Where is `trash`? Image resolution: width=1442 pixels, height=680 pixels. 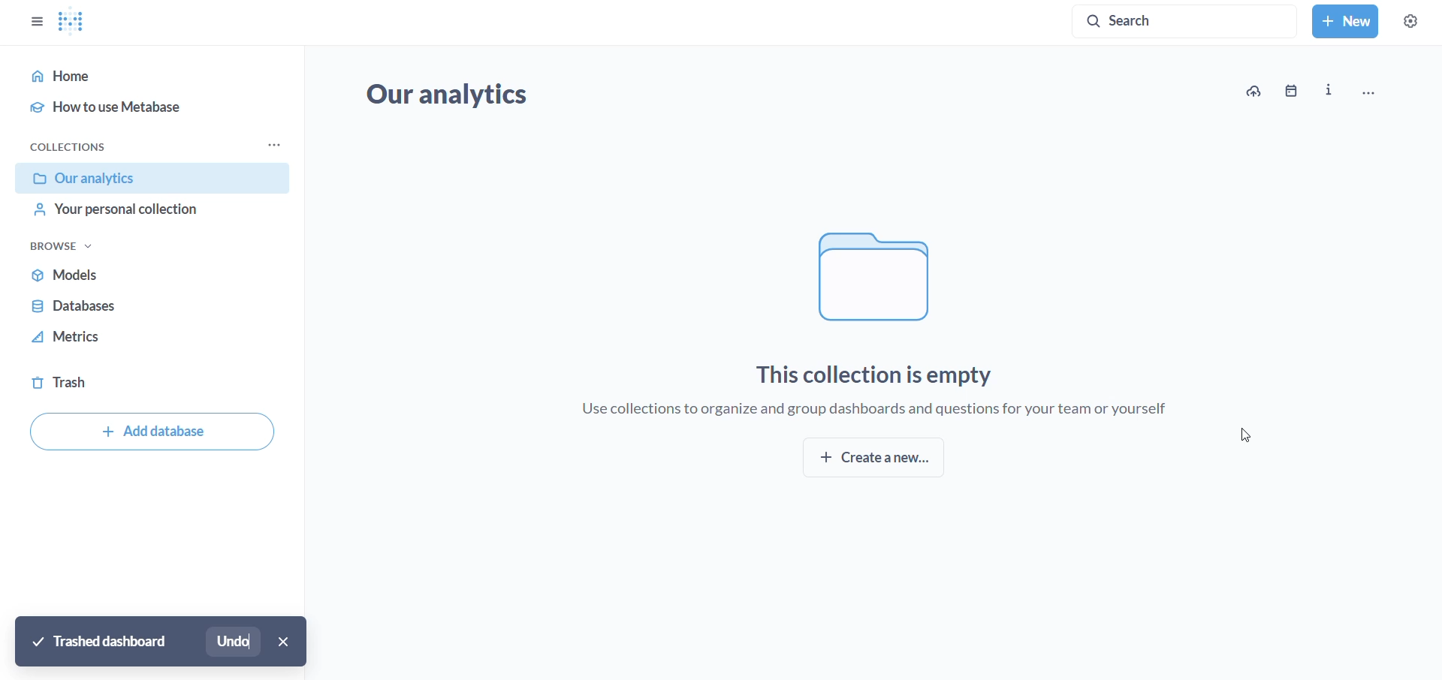
trash is located at coordinates (119, 380).